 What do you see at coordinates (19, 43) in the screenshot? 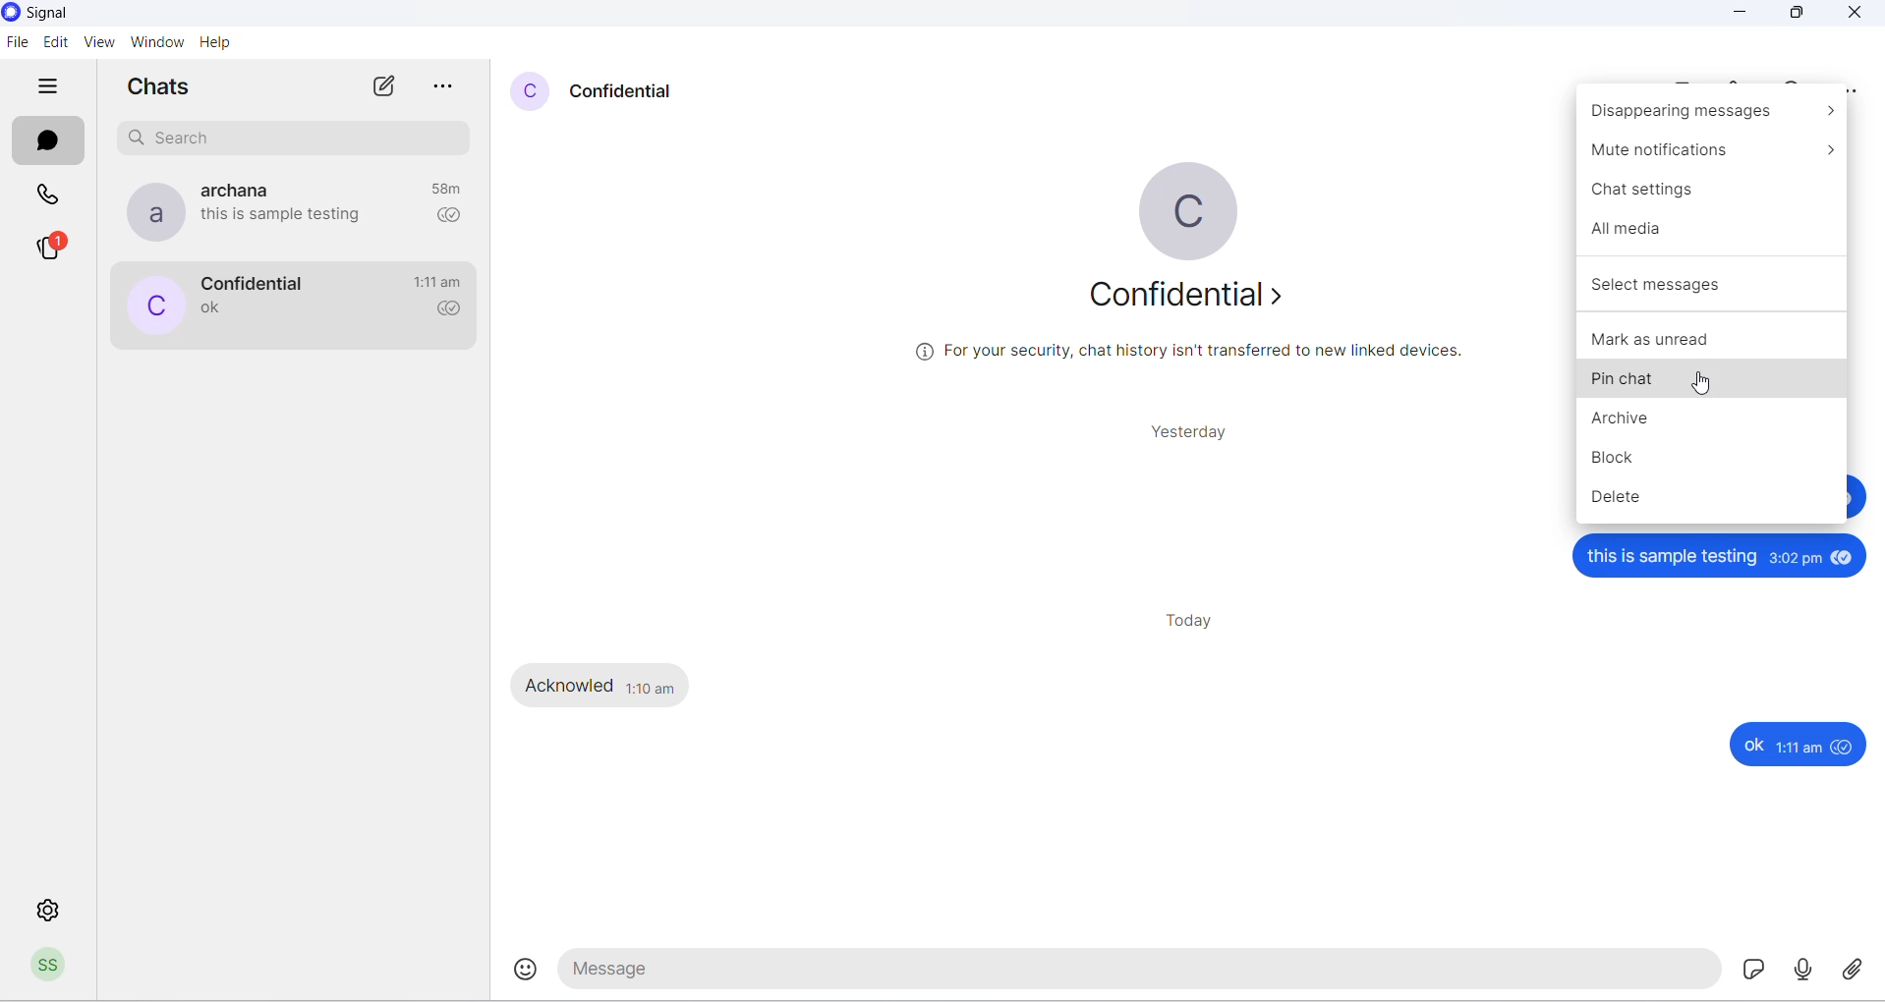
I see `file` at bounding box center [19, 43].